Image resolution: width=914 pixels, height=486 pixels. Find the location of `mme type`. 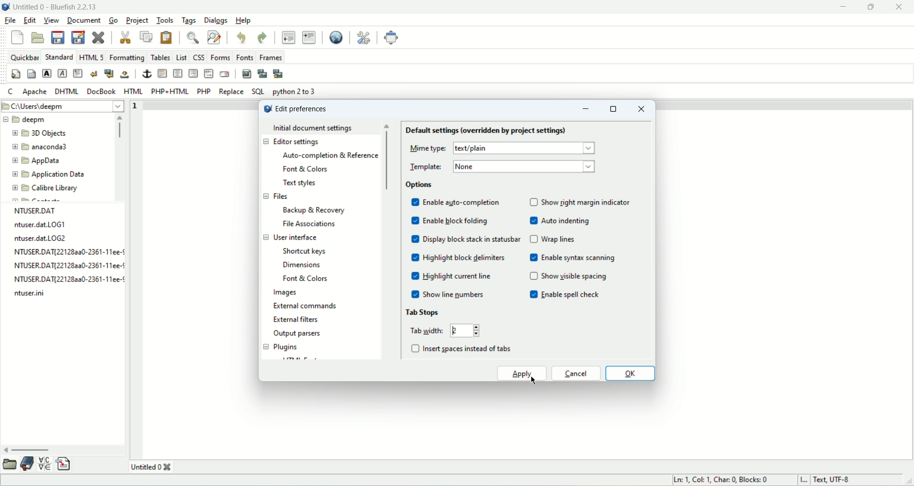

mme type is located at coordinates (425, 147).